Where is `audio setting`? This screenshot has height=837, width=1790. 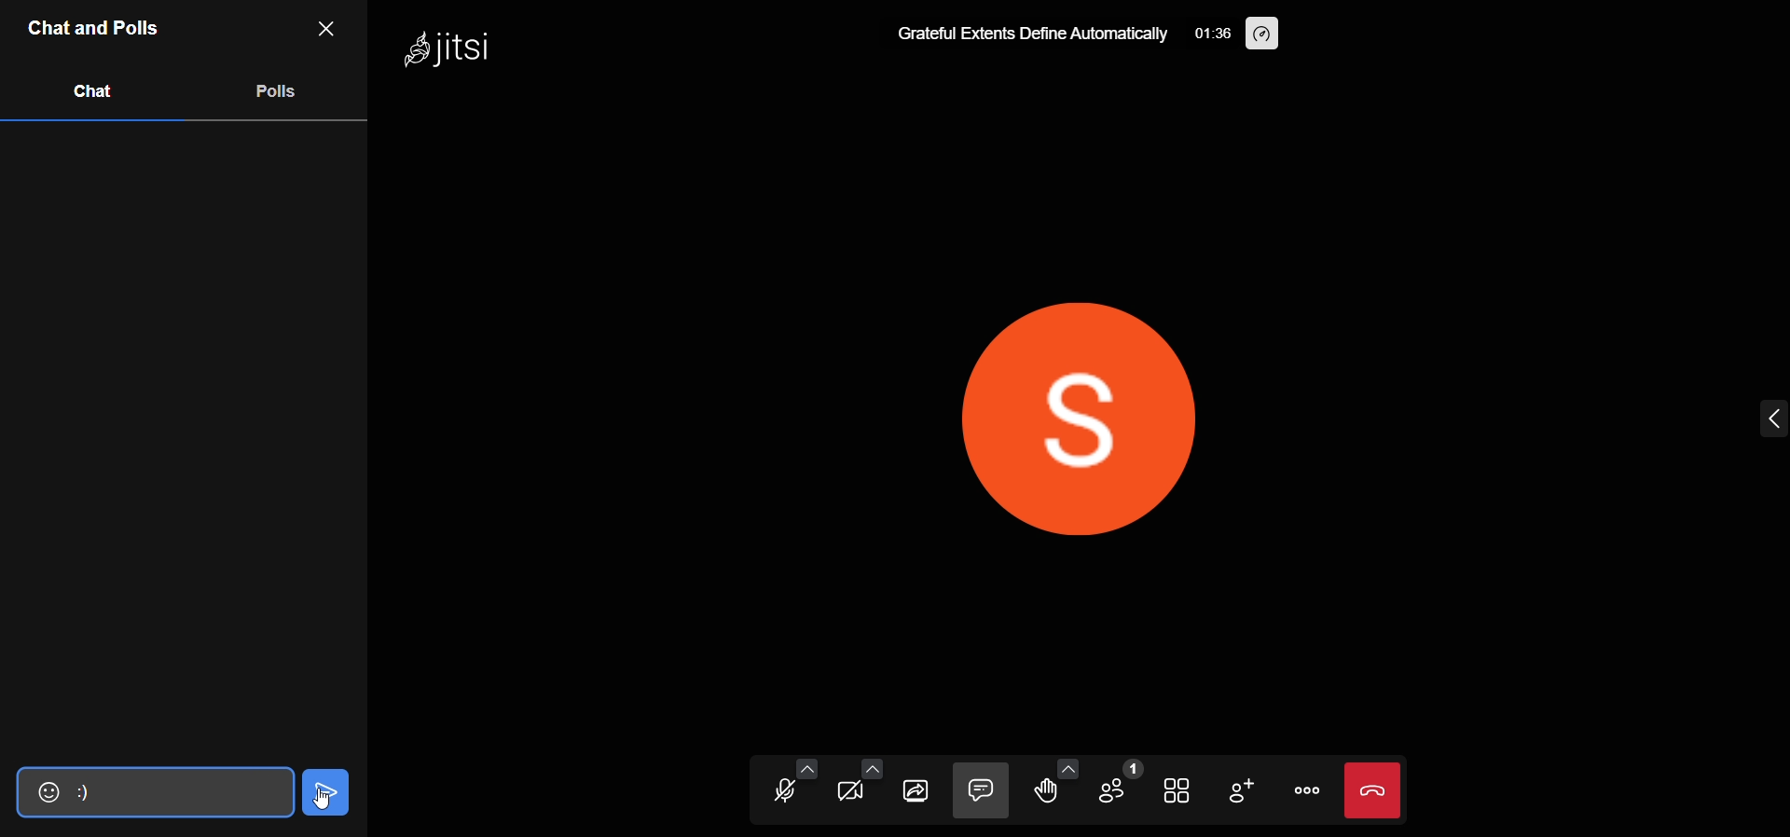
audio setting is located at coordinates (806, 765).